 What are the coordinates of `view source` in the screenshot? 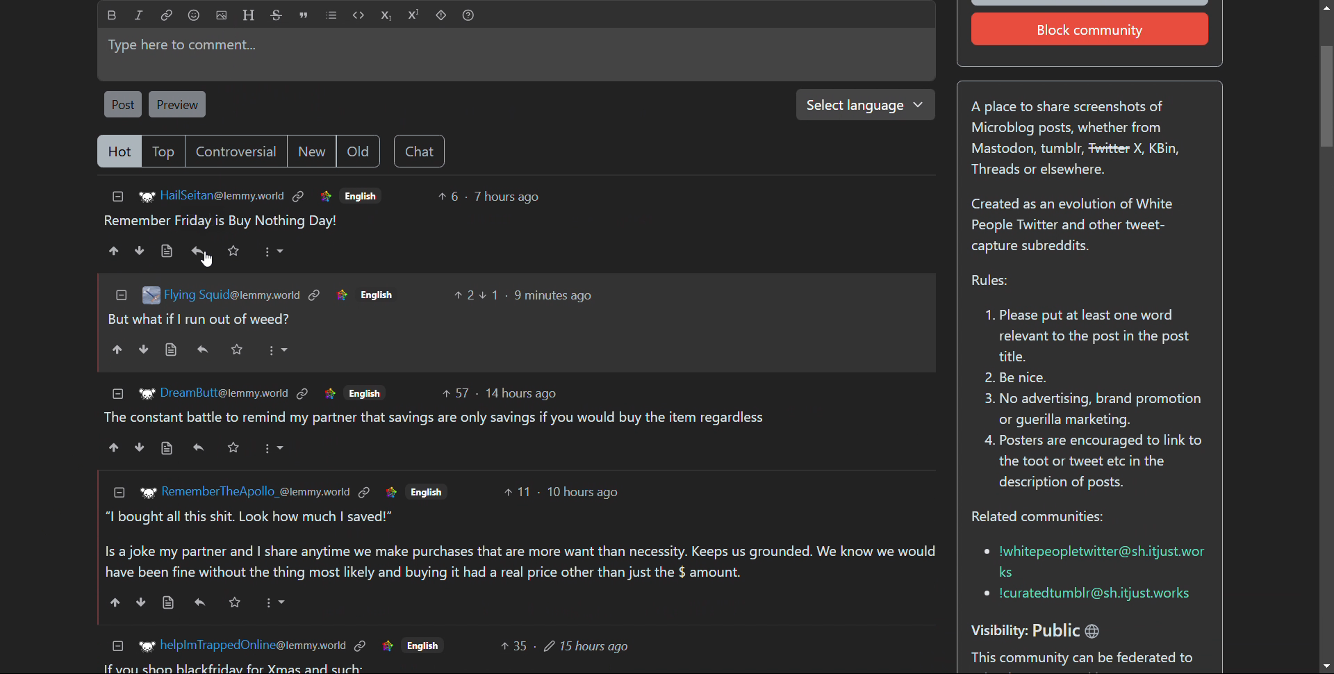 It's located at (166, 251).